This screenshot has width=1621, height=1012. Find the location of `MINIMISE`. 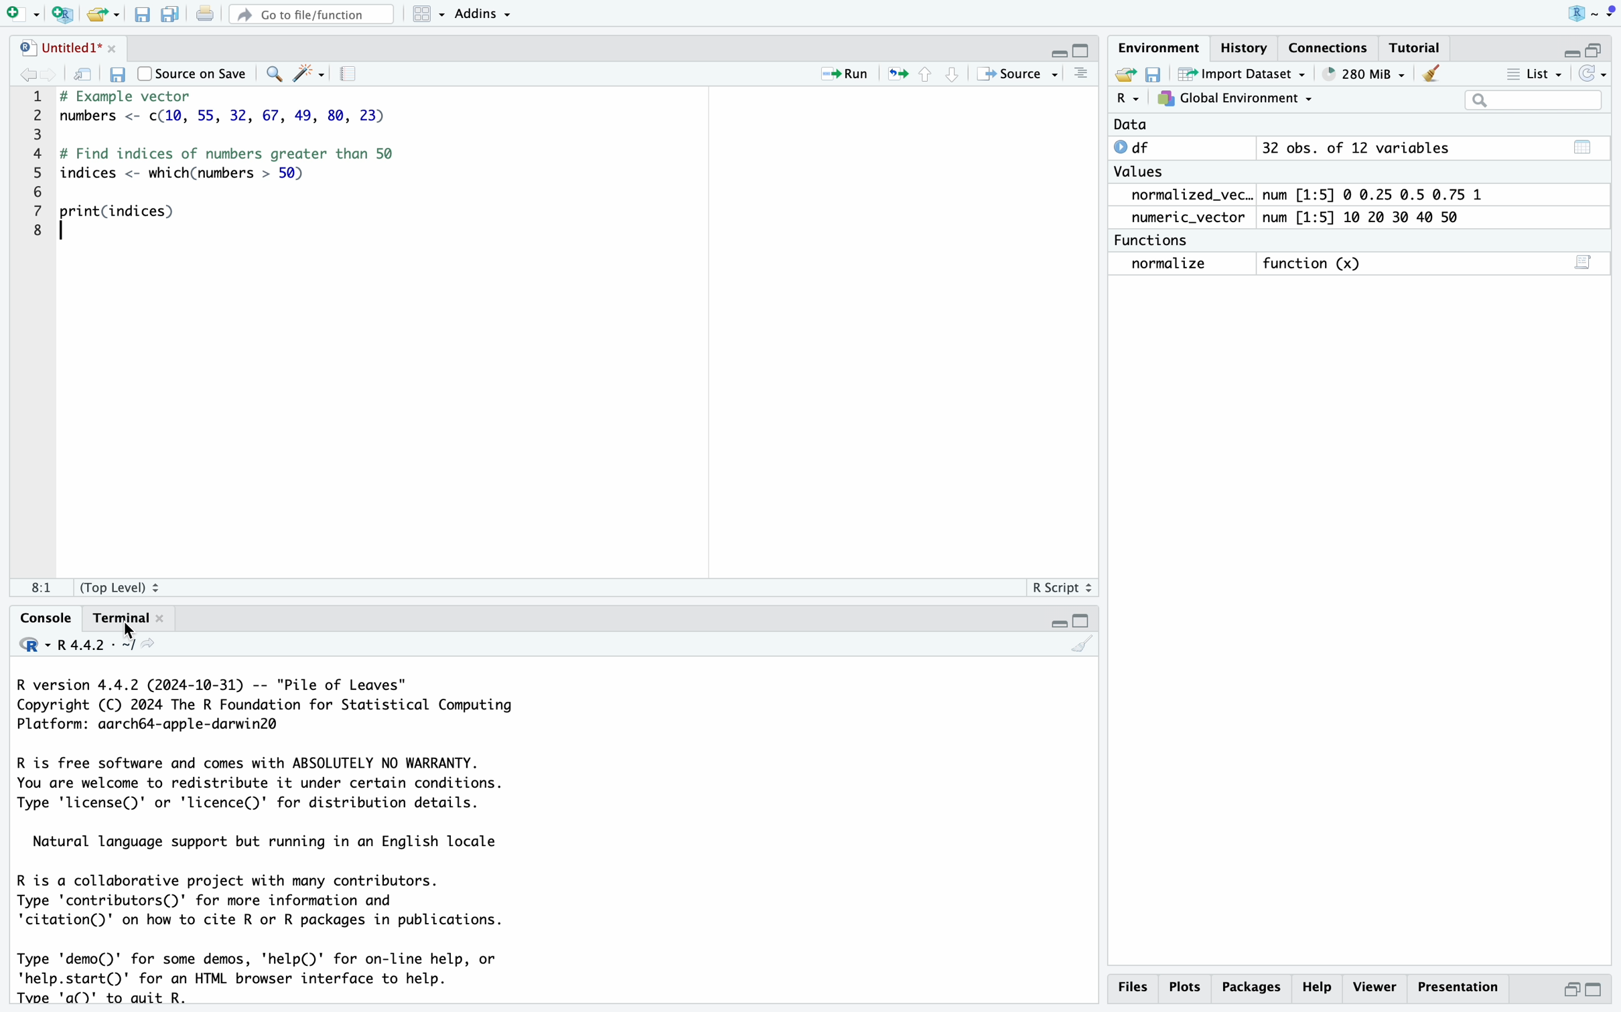

MINIMISE is located at coordinates (1567, 49).